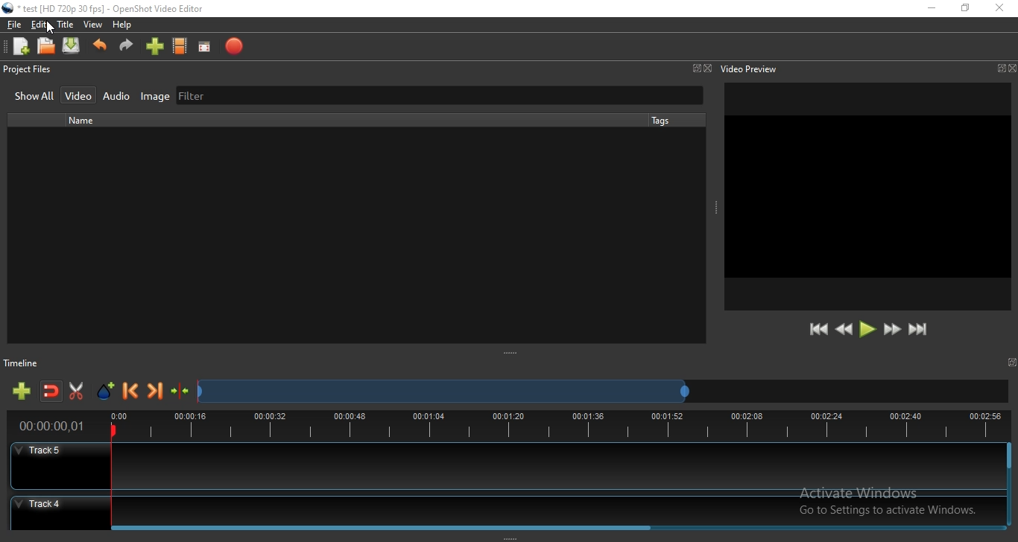 The width and height of the screenshot is (1018, 542). What do you see at coordinates (557, 526) in the screenshot?
I see `Horizontal Scroll bar` at bounding box center [557, 526].